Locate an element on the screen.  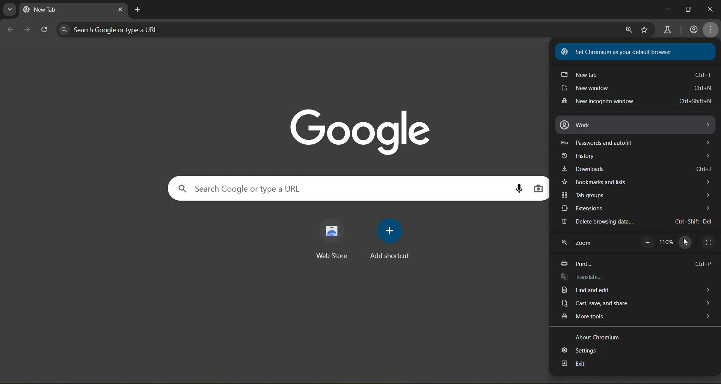
Google logo is located at coordinates (361, 130).